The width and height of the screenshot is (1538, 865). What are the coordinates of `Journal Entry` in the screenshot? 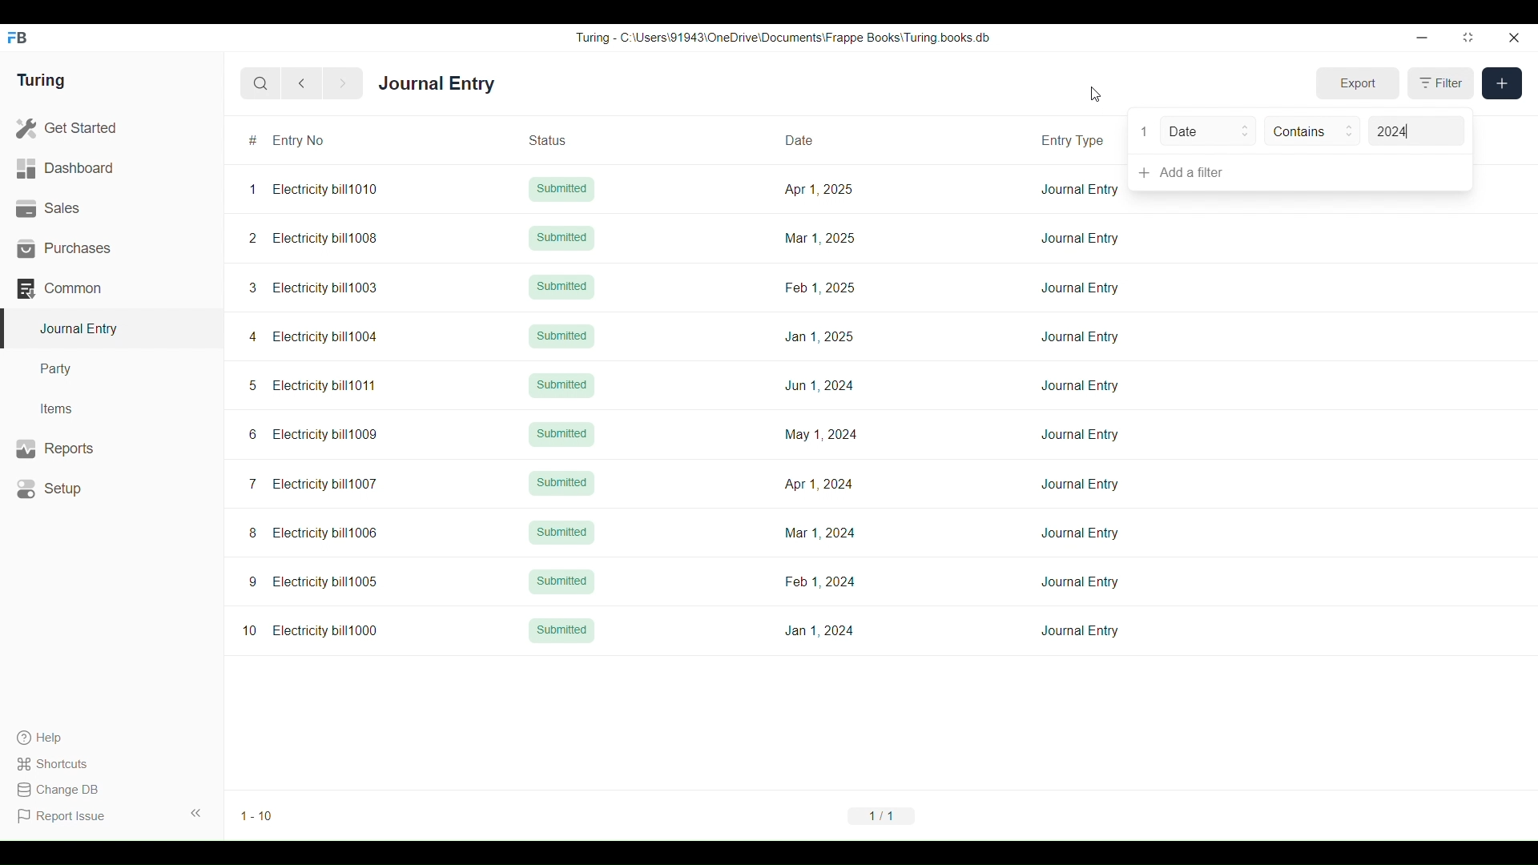 It's located at (437, 82).